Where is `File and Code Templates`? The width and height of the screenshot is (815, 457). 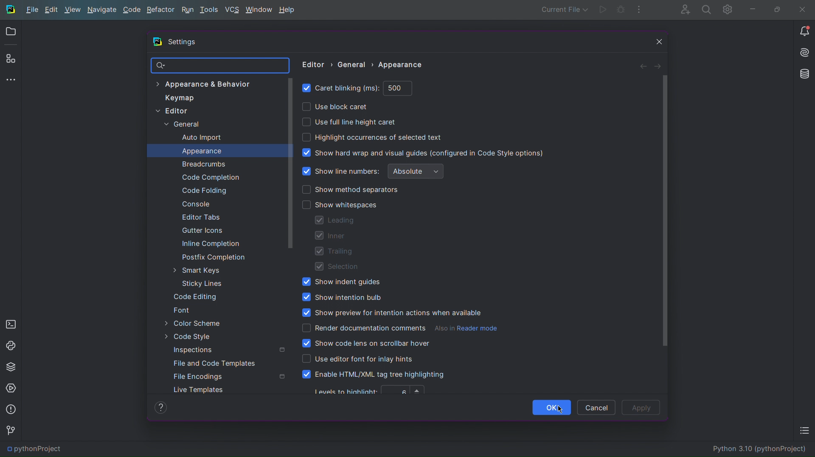 File and Code Templates is located at coordinates (217, 363).